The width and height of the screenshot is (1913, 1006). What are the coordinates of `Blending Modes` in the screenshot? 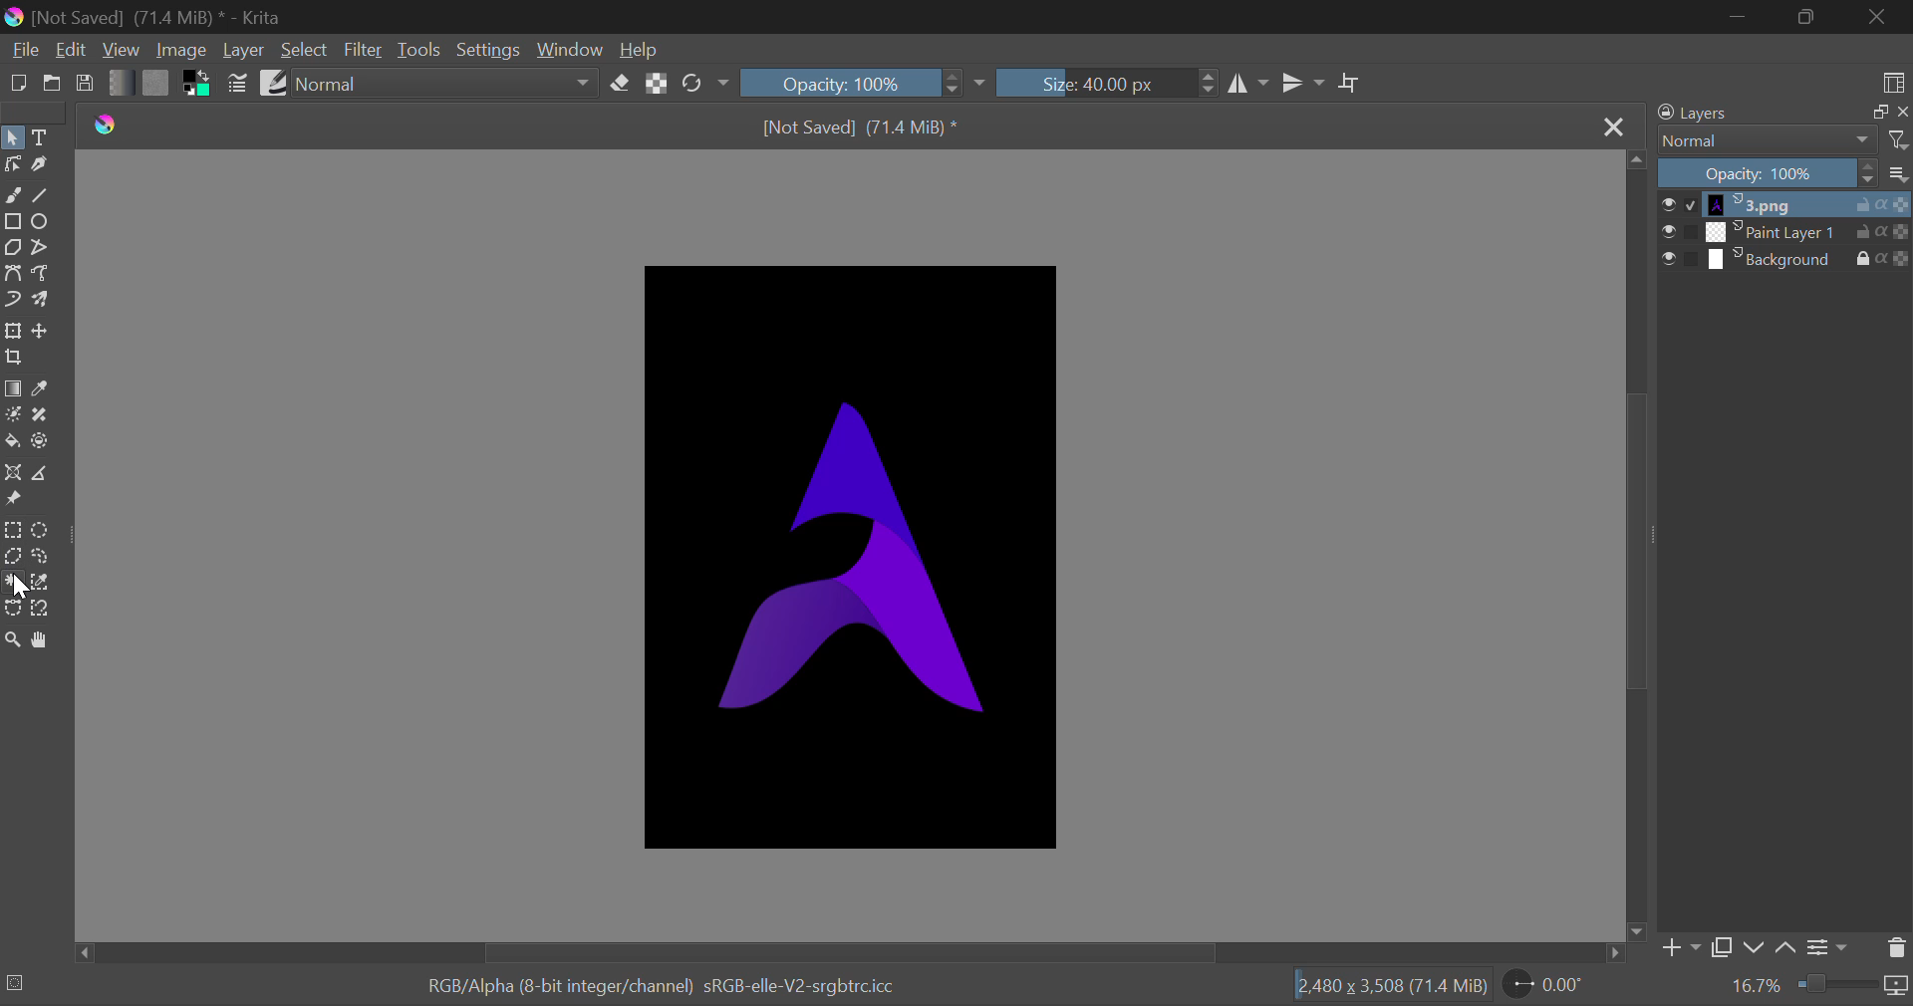 It's located at (1766, 143).